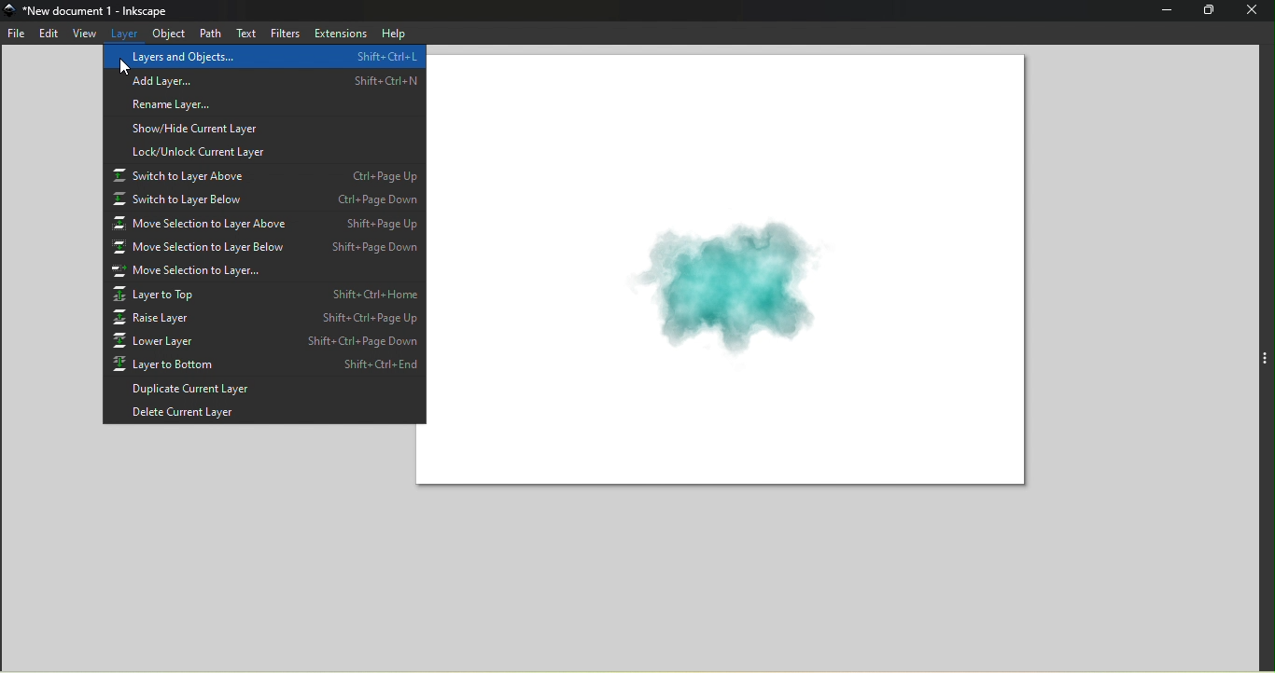  I want to click on Close, so click(1254, 11).